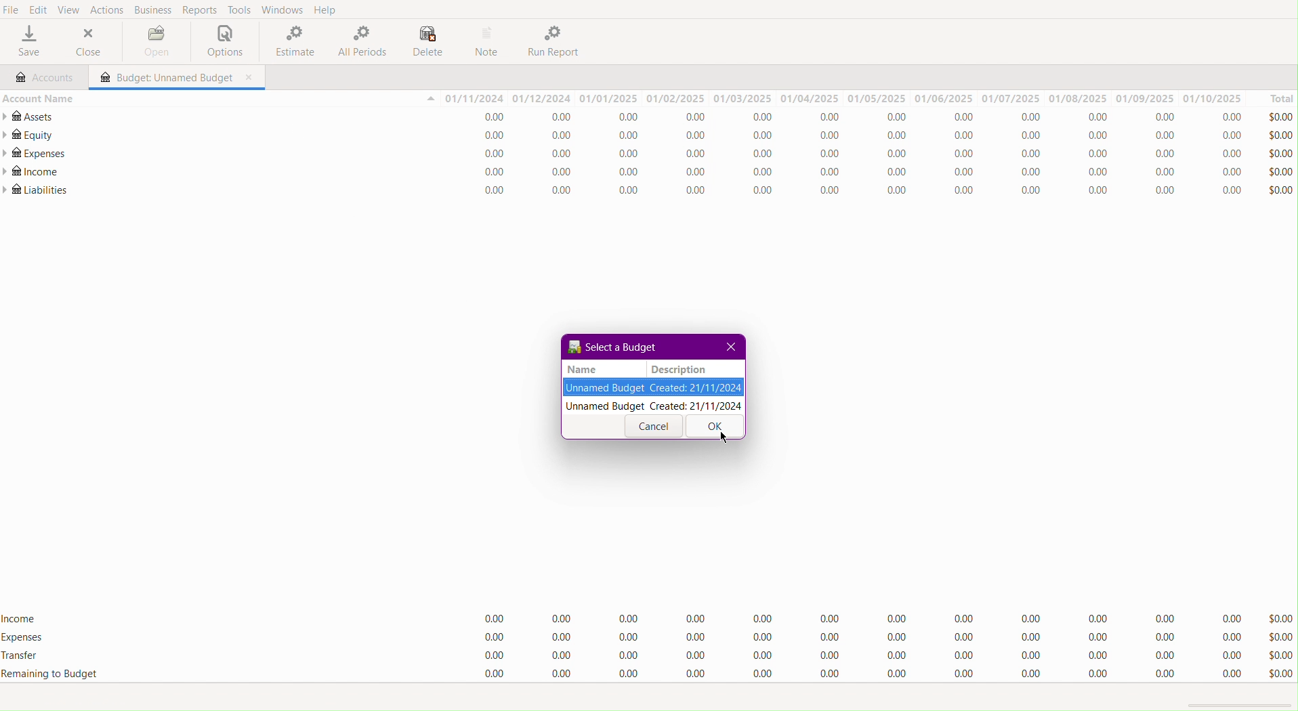  What do you see at coordinates (723, 437) in the screenshot?
I see `cursor` at bounding box center [723, 437].